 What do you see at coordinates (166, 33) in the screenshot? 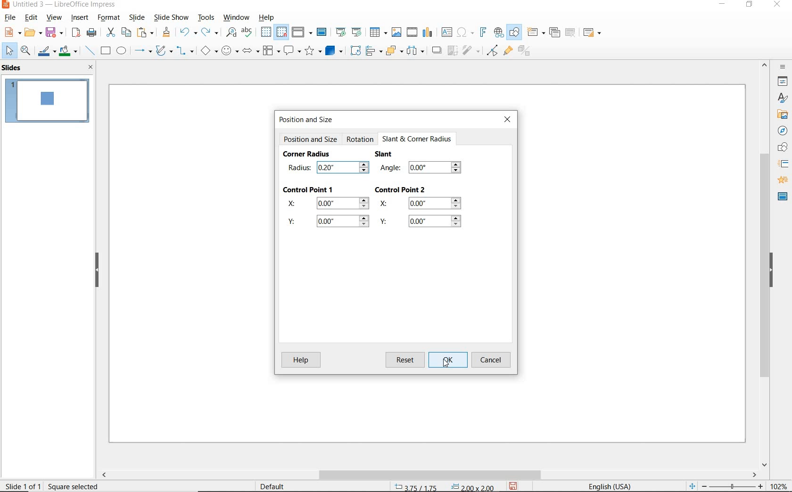
I see `clone formatting` at bounding box center [166, 33].